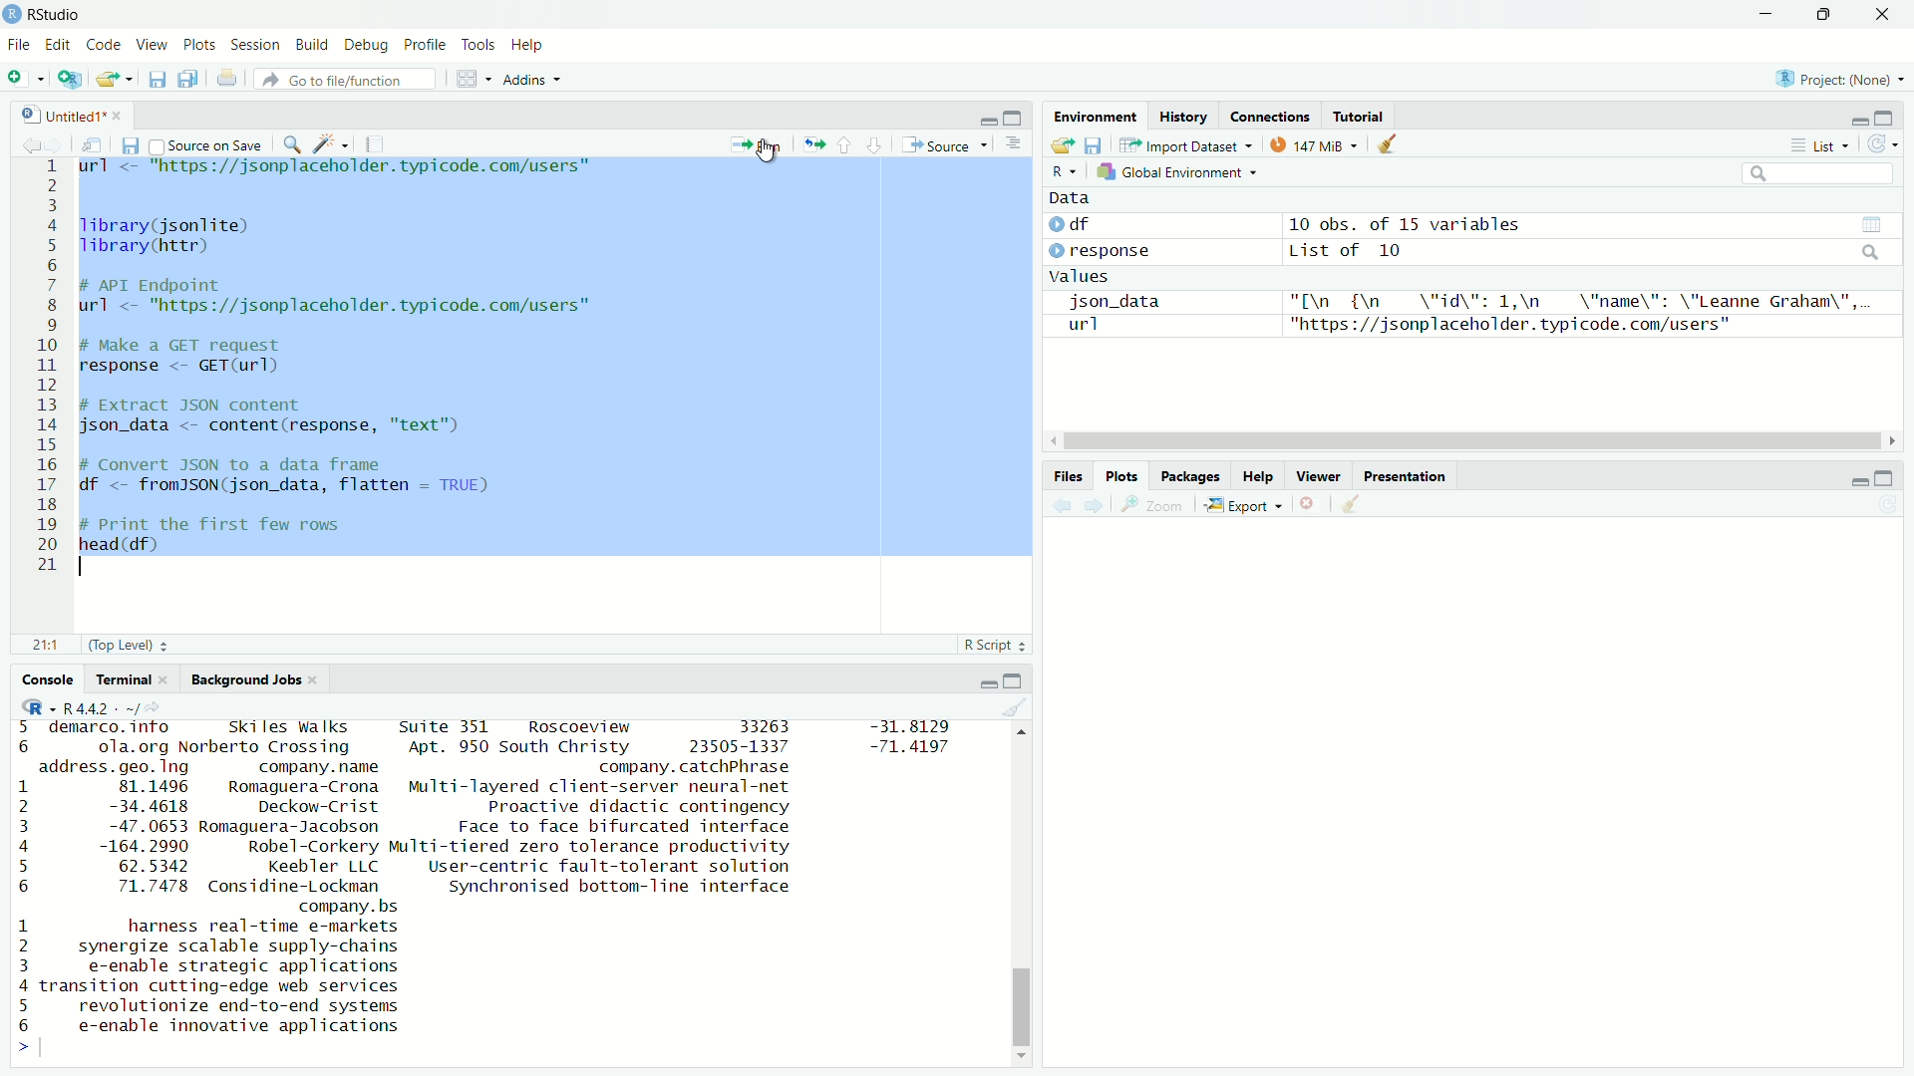  I want to click on Go to next section, so click(873, 146).